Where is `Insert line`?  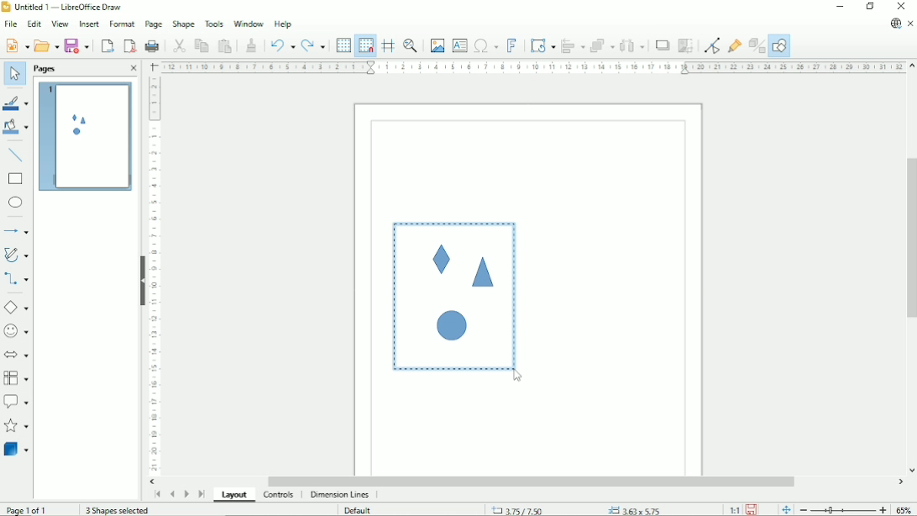 Insert line is located at coordinates (16, 155).